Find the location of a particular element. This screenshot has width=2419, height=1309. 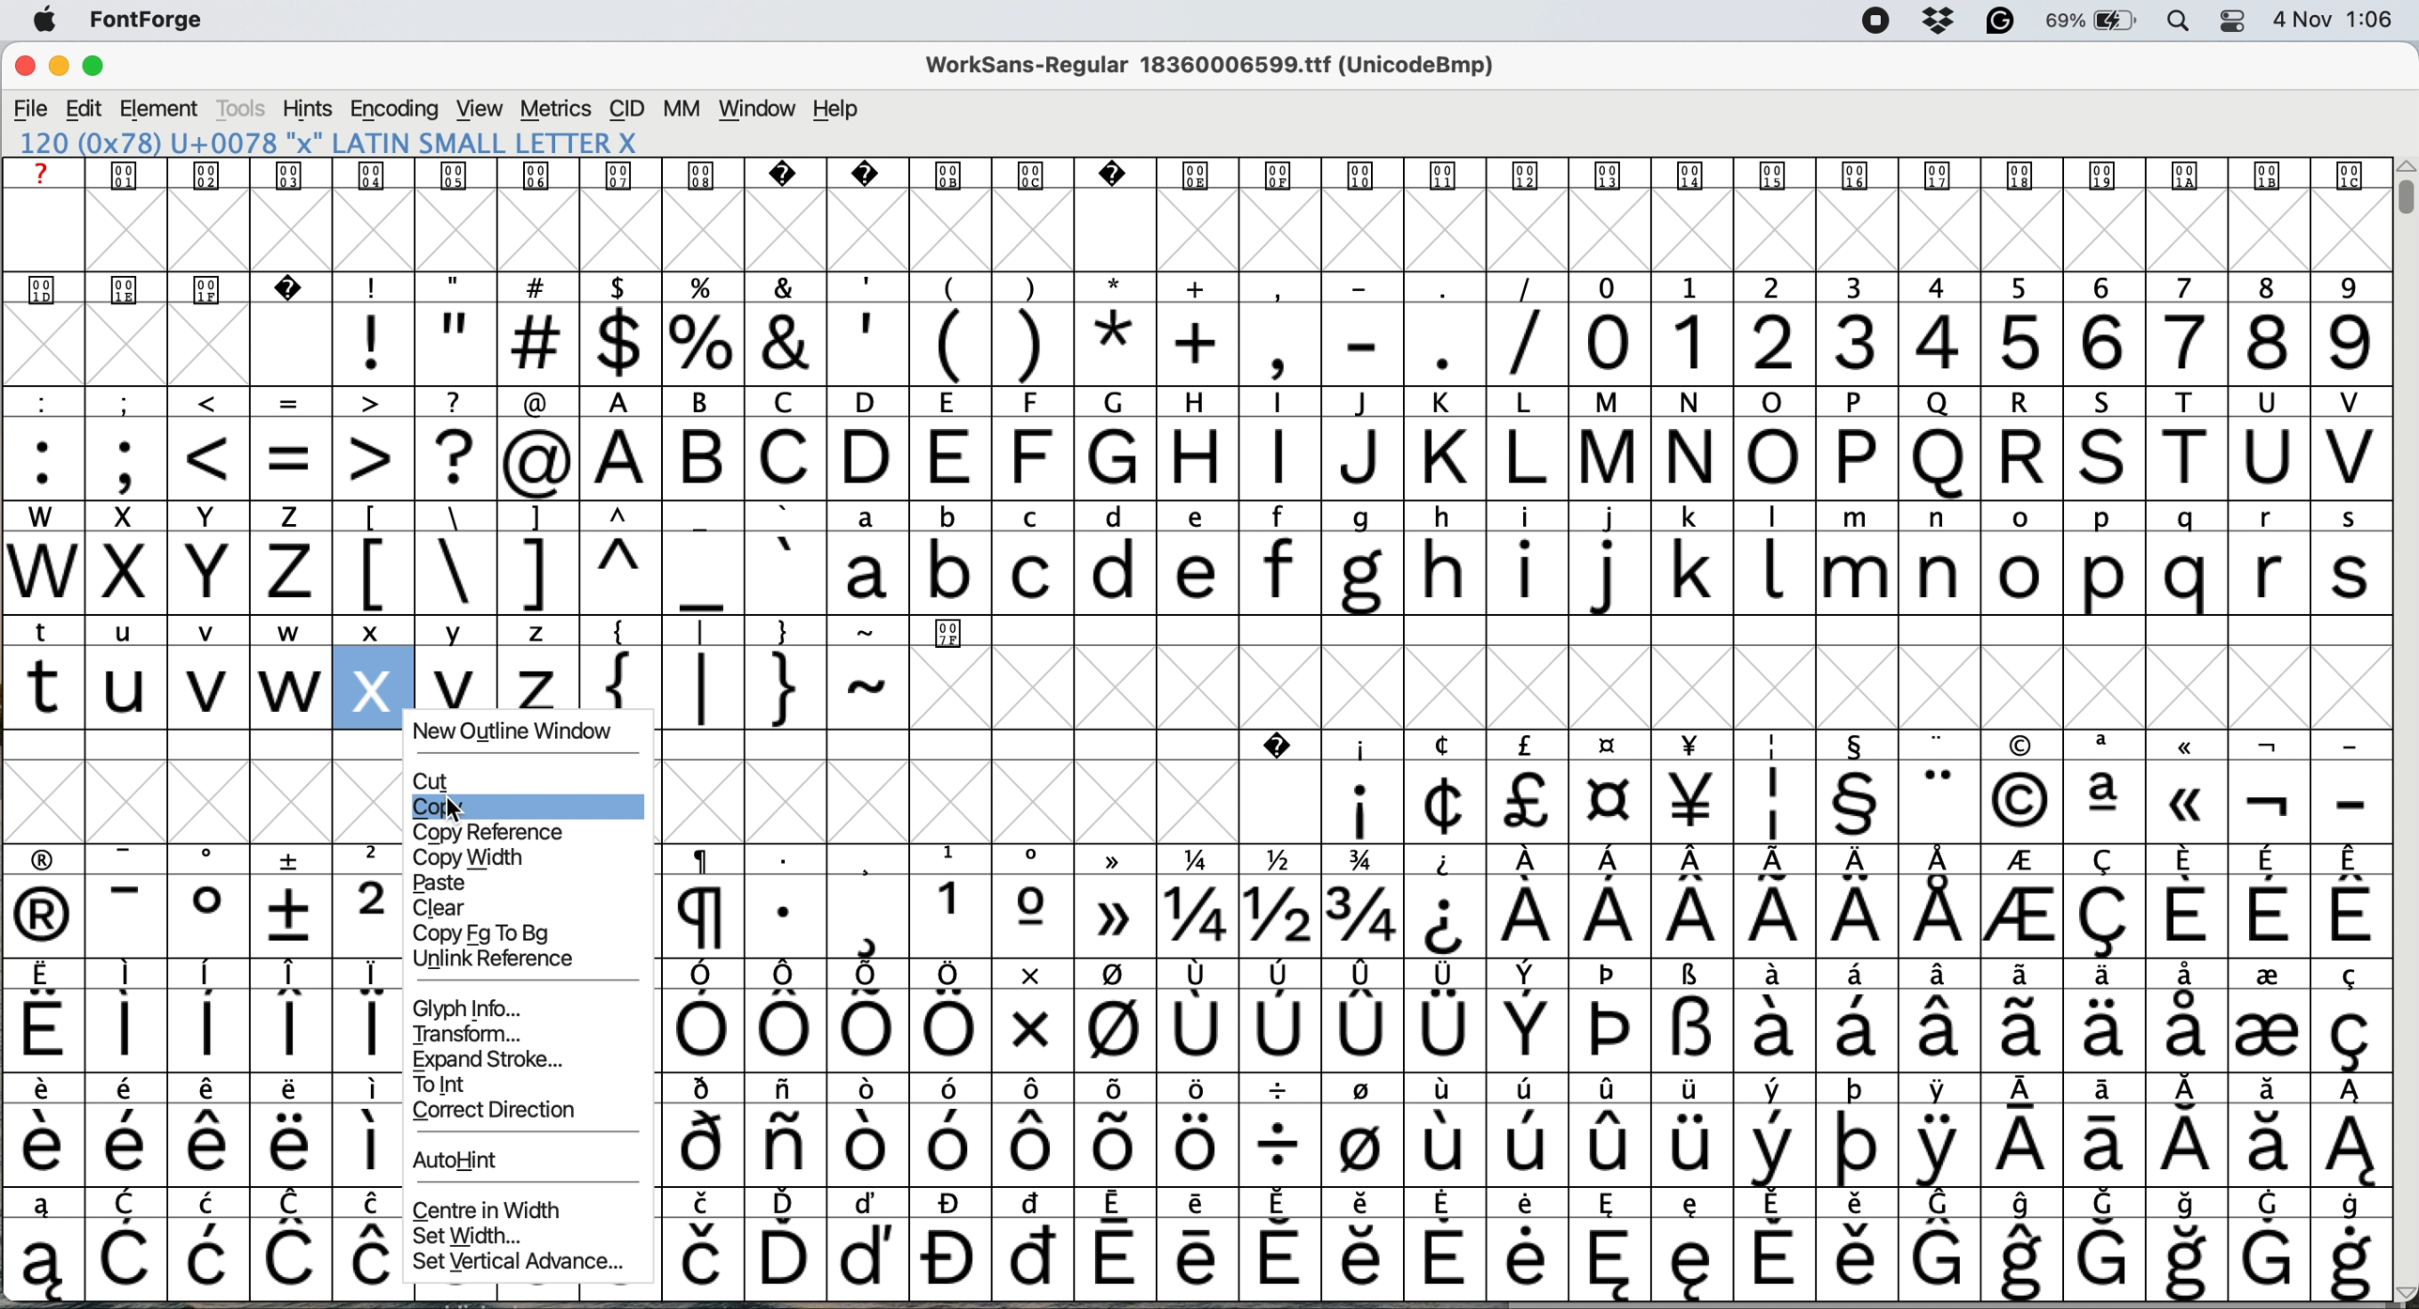

help is located at coordinates (838, 110).